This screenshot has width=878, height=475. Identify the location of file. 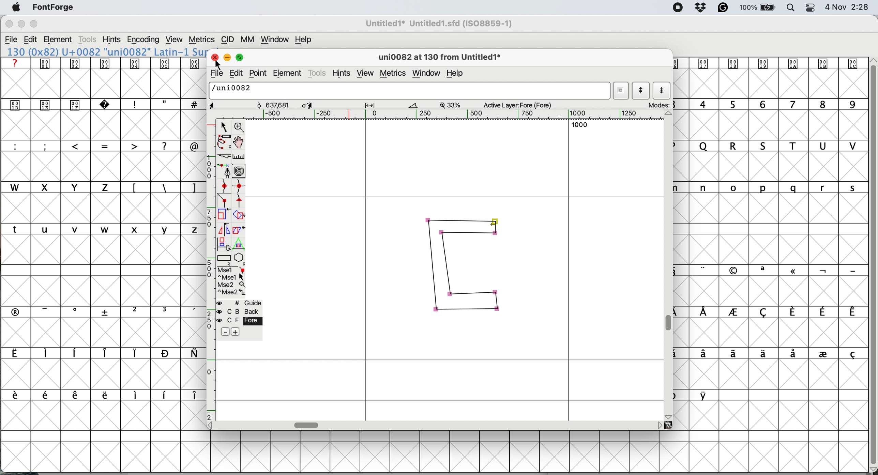
(216, 73).